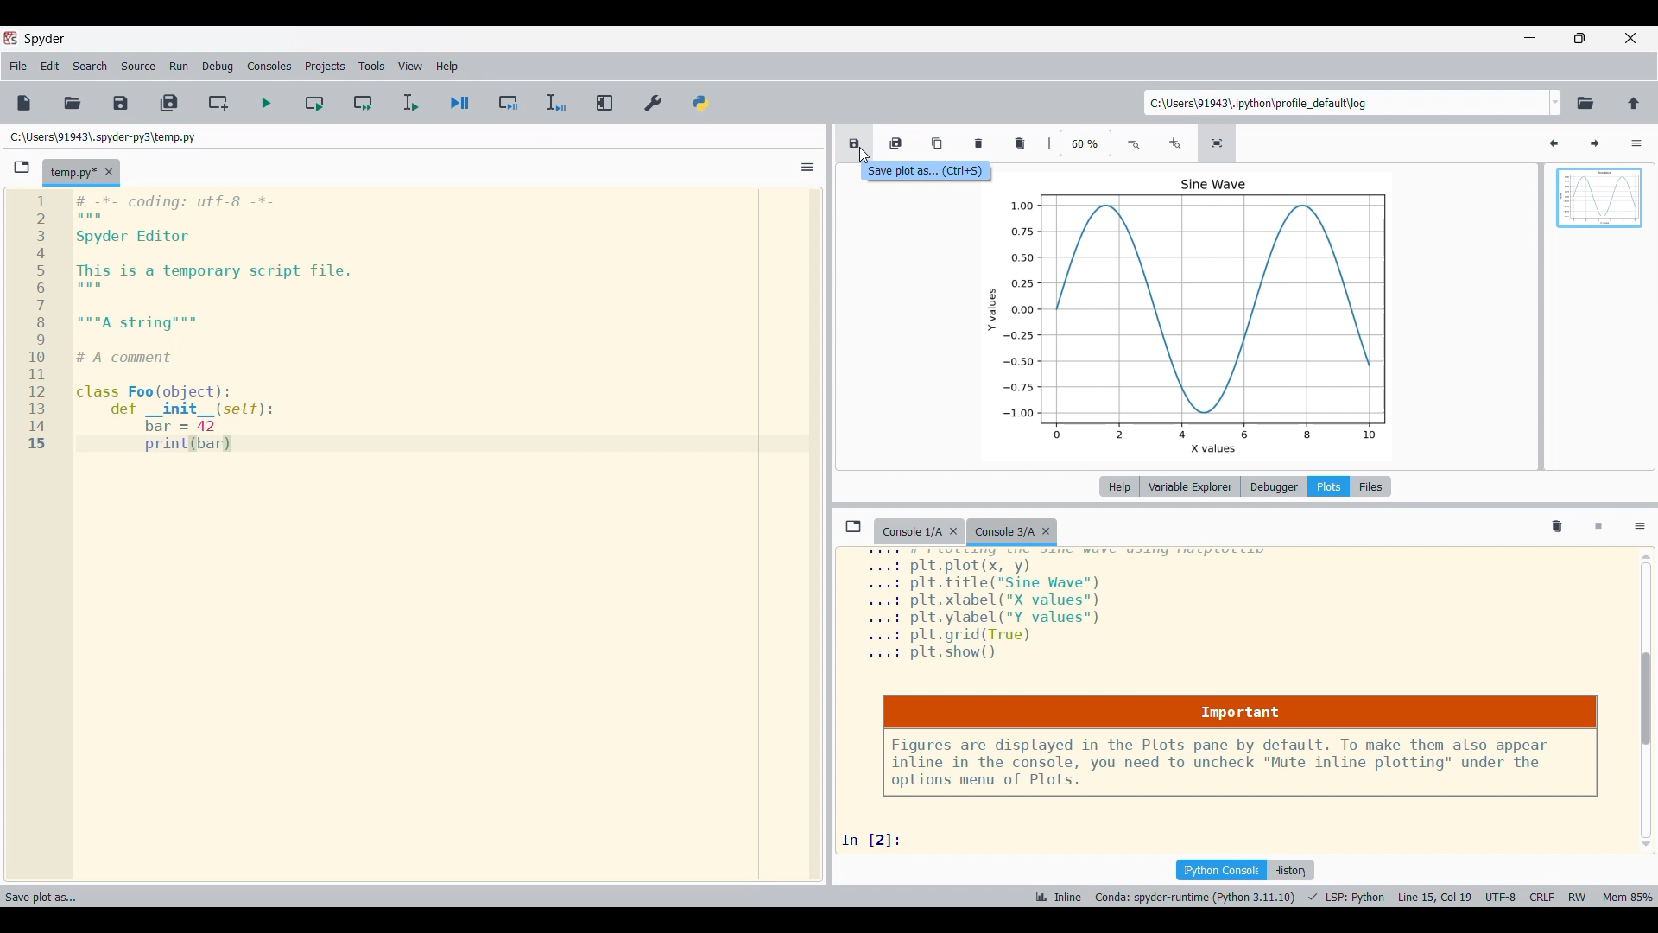 The width and height of the screenshot is (1658, 933). What do you see at coordinates (411, 103) in the screenshot?
I see `Run selection/current file` at bounding box center [411, 103].